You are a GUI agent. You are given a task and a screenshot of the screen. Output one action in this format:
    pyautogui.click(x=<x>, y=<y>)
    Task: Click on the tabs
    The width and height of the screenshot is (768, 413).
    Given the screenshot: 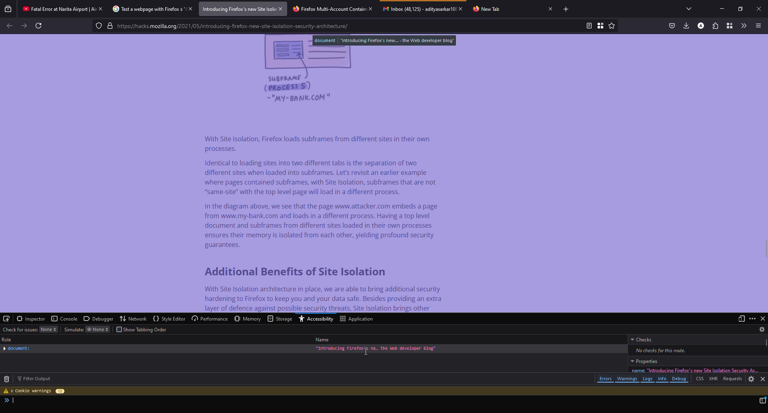 What is the action you would take?
    pyautogui.click(x=689, y=8)
    